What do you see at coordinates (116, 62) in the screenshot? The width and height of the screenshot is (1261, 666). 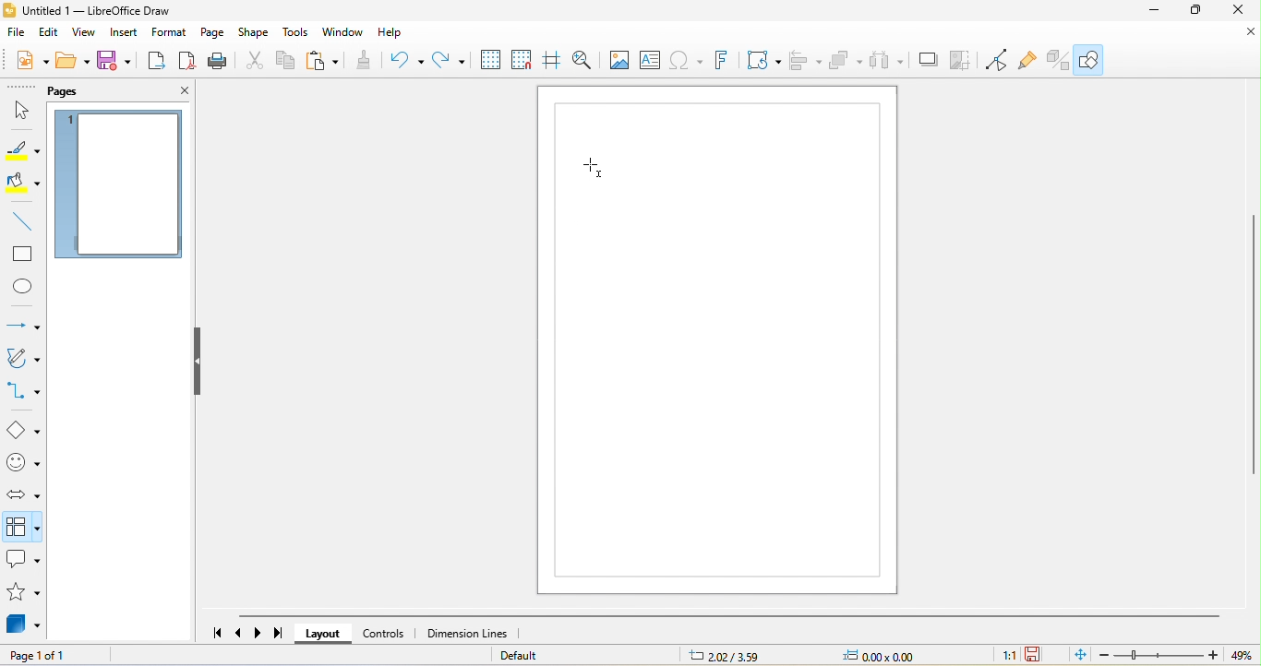 I see `save` at bounding box center [116, 62].